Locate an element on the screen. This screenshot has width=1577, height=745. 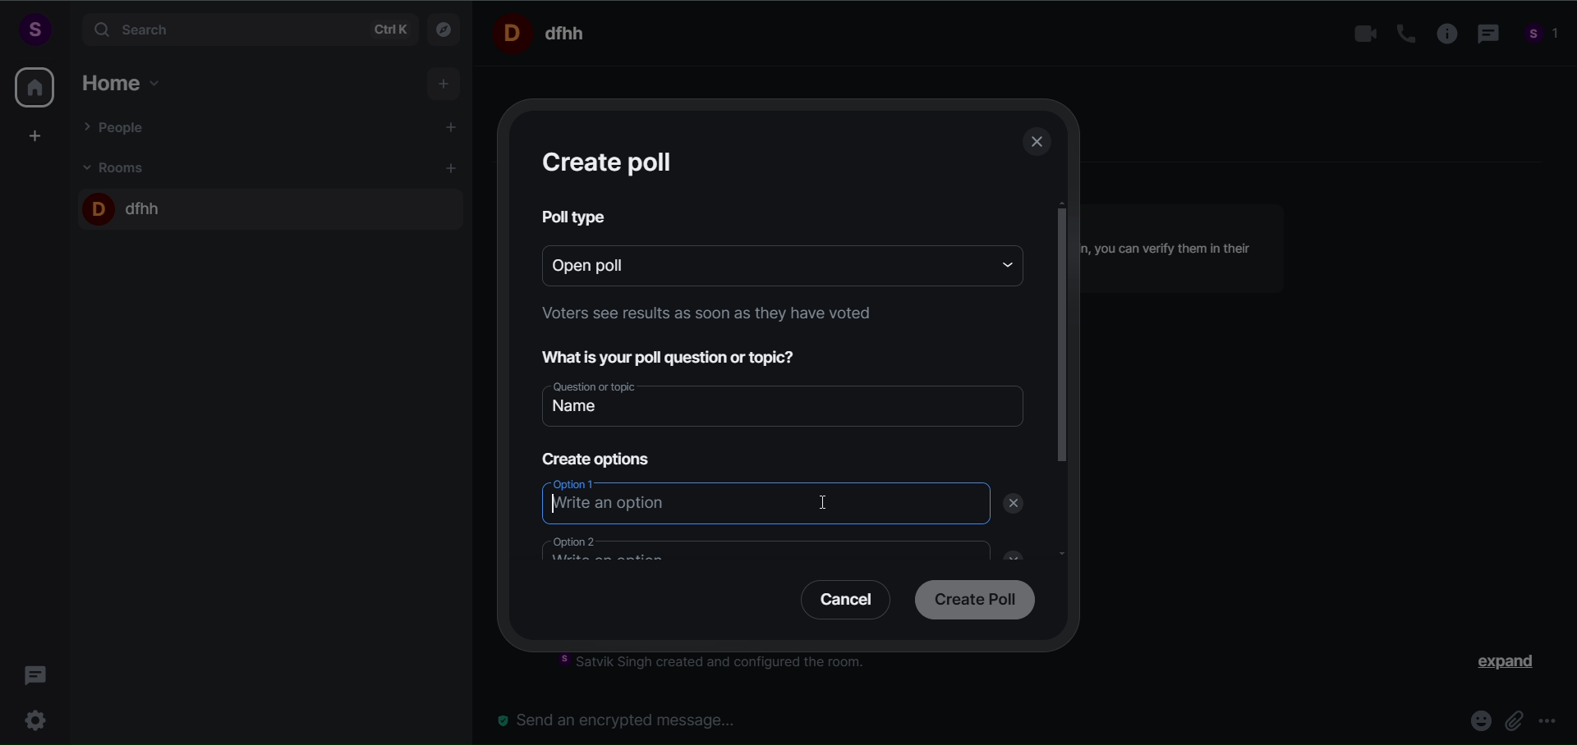
Scroll bar is located at coordinates (1063, 414).